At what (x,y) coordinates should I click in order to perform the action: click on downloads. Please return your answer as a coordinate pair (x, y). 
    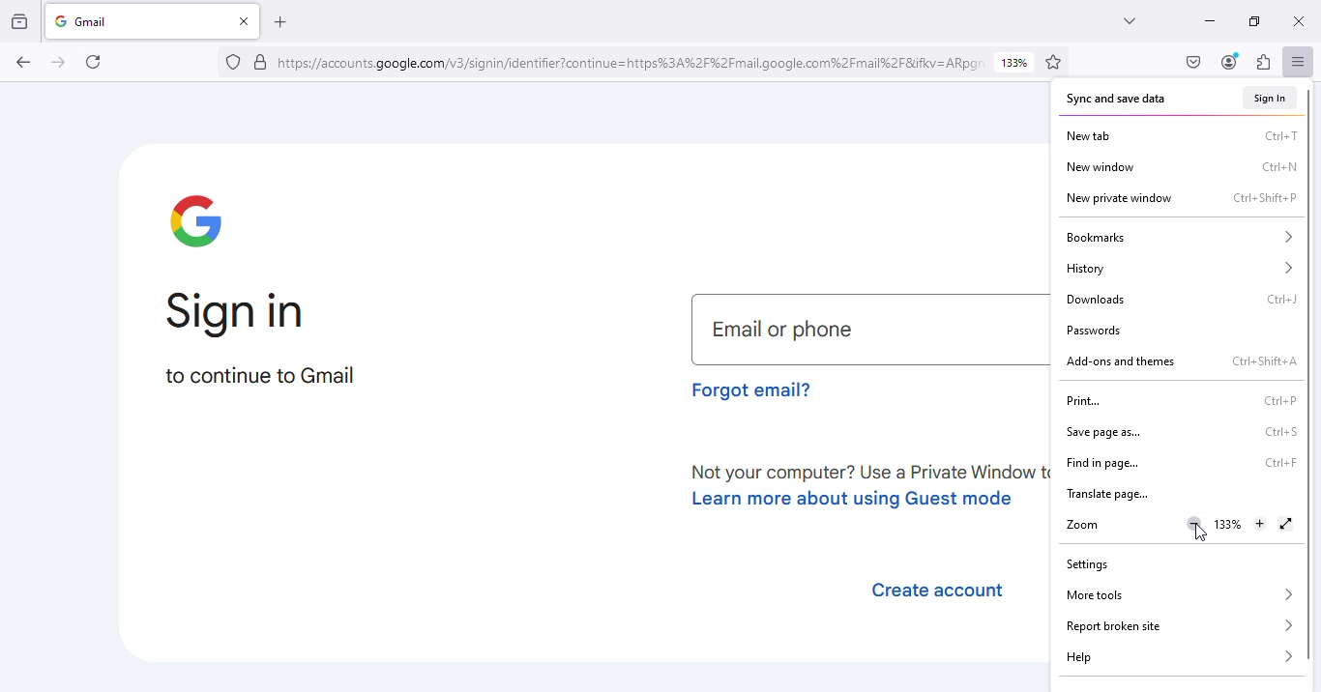
    Looking at the image, I should click on (1094, 300).